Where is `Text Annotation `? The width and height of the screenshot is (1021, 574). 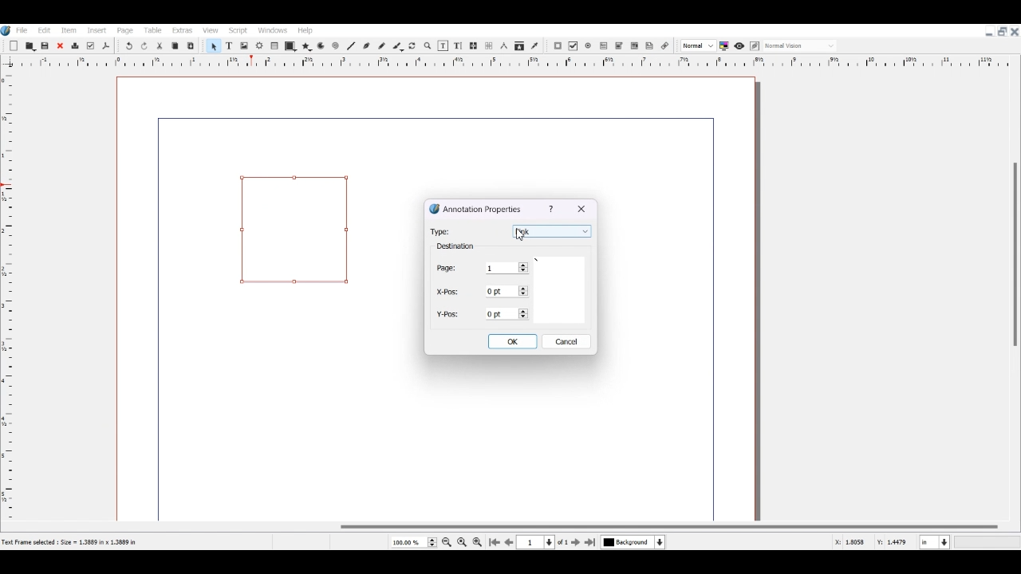 Text Annotation  is located at coordinates (650, 45).